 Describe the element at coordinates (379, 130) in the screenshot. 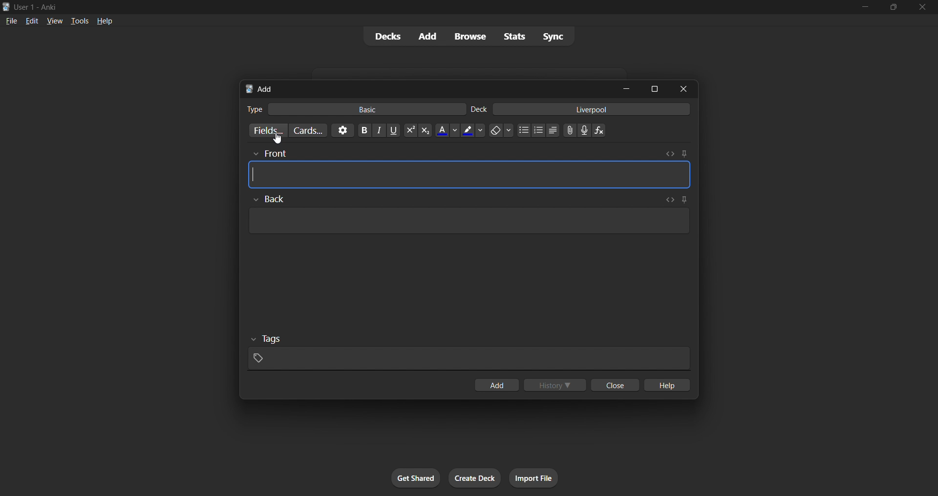

I see `Italics` at that location.